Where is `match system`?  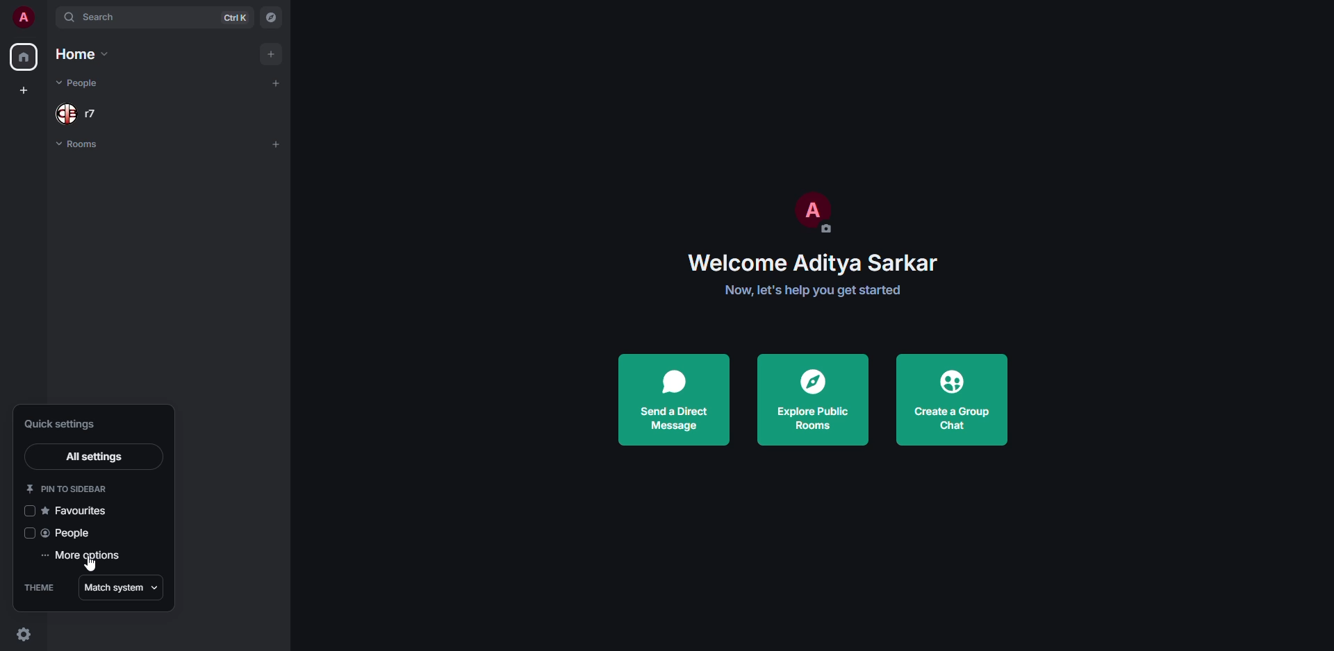 match system is located at coordinates (126, 586).